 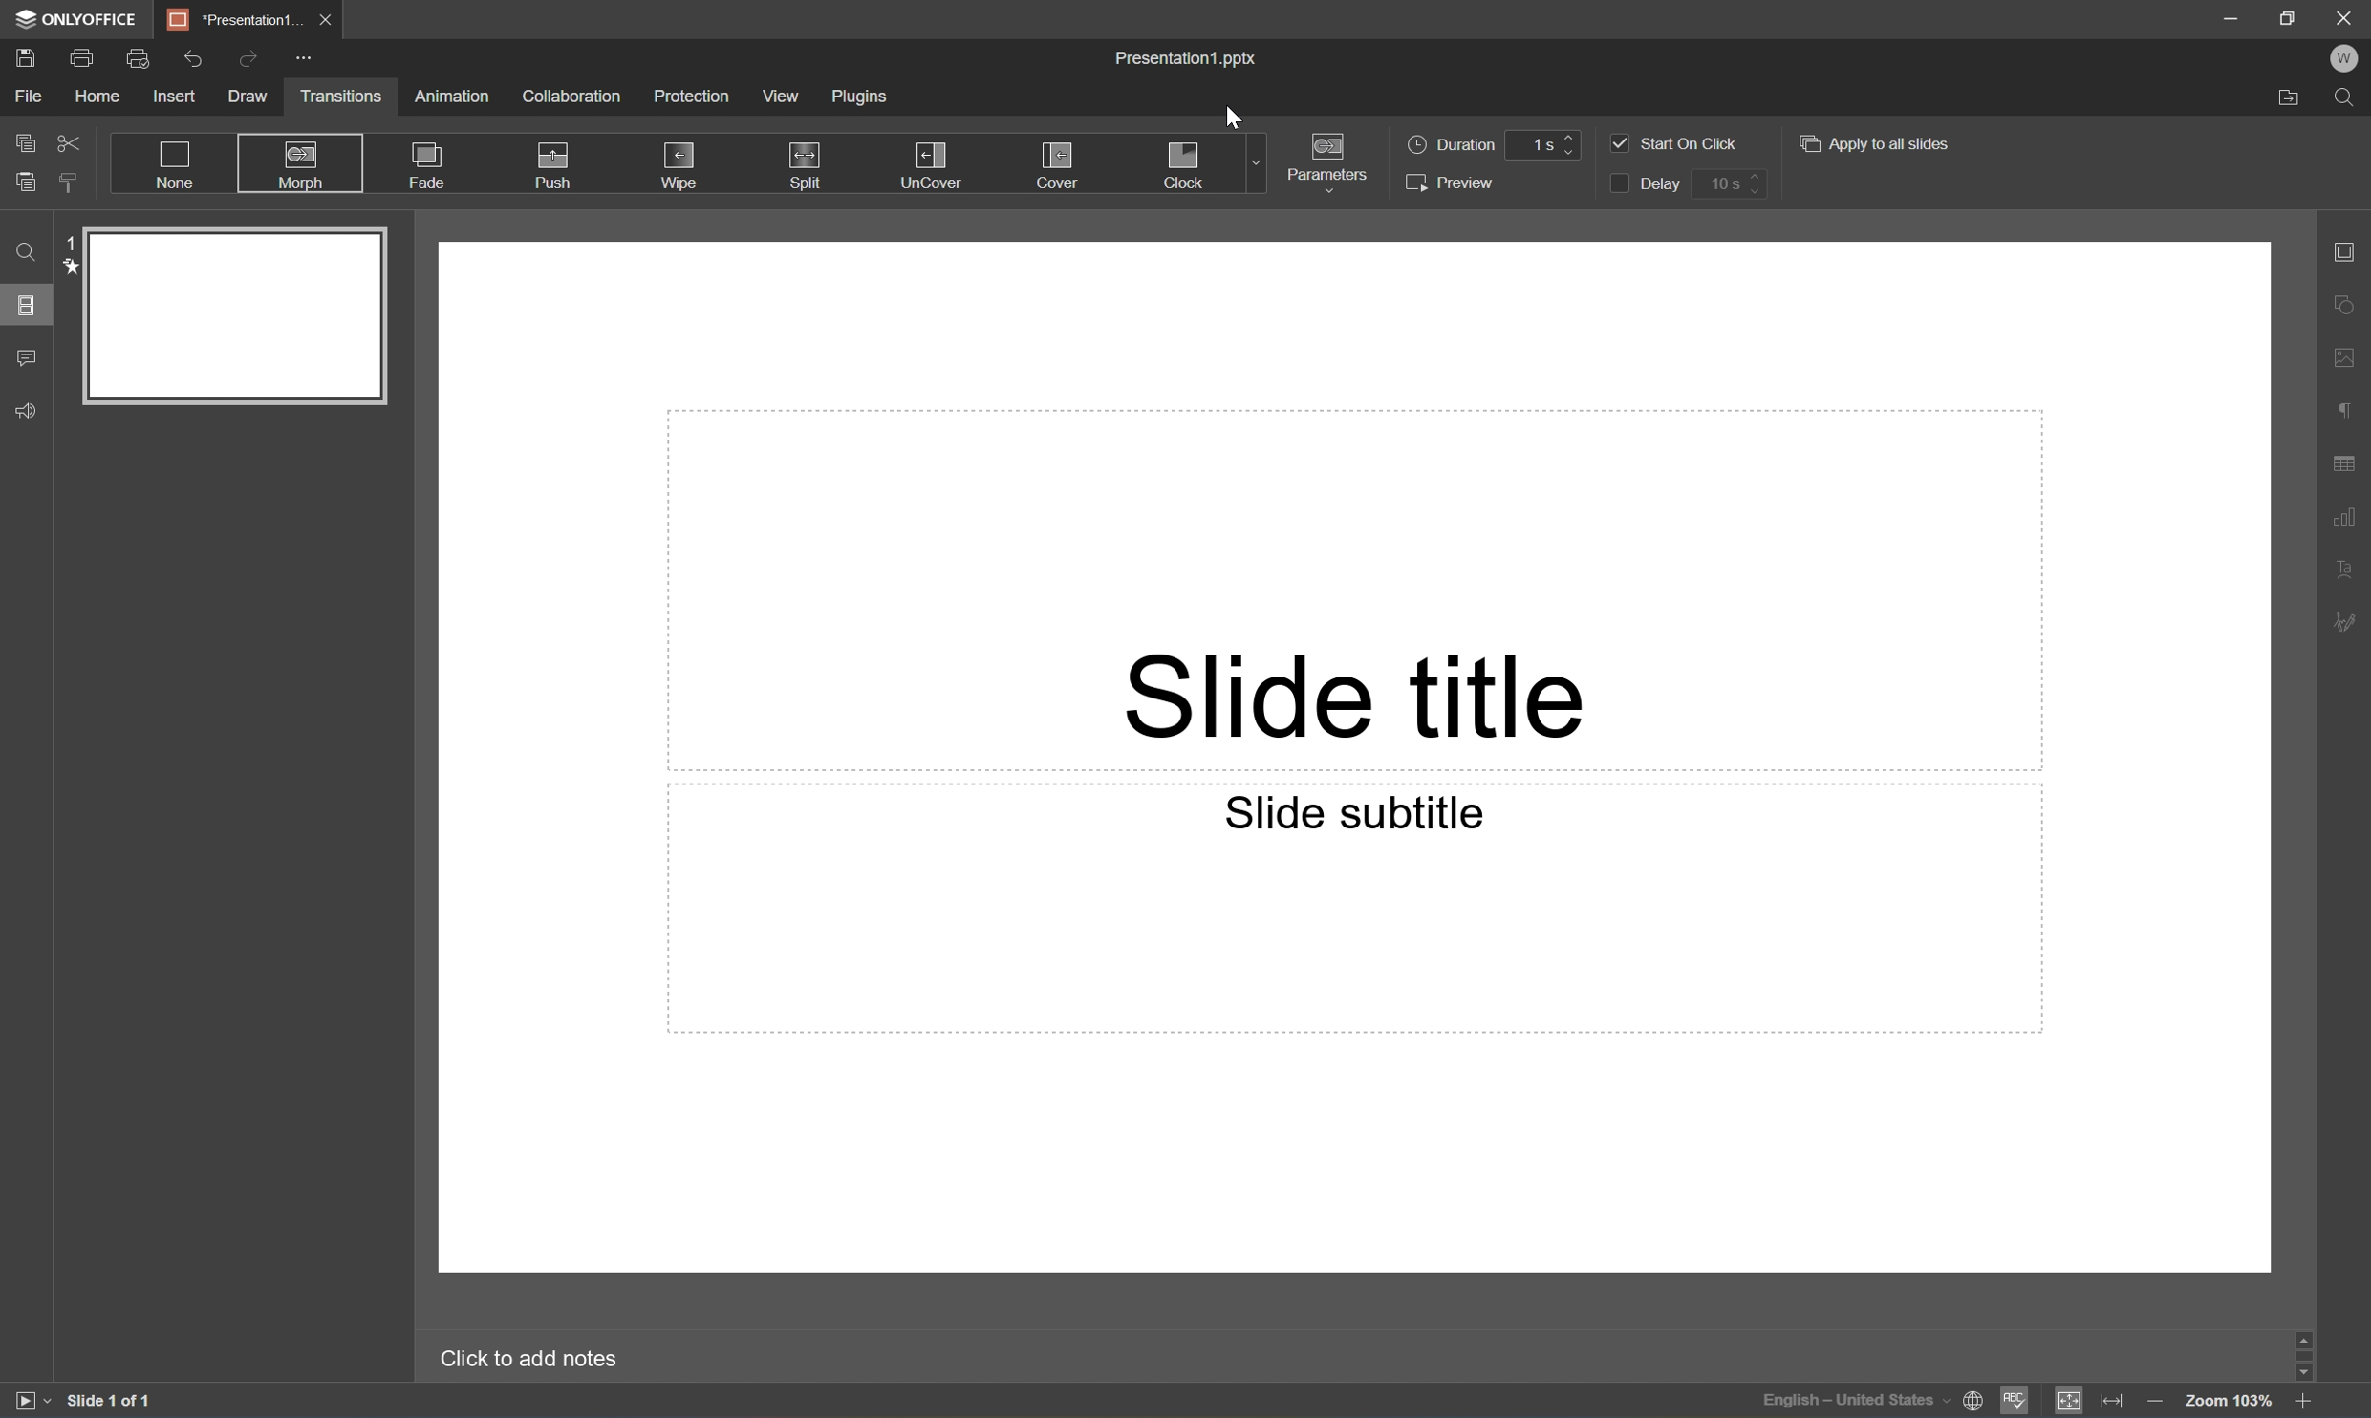 I want to click on Spell checking, so click(x=2011, y=1404).